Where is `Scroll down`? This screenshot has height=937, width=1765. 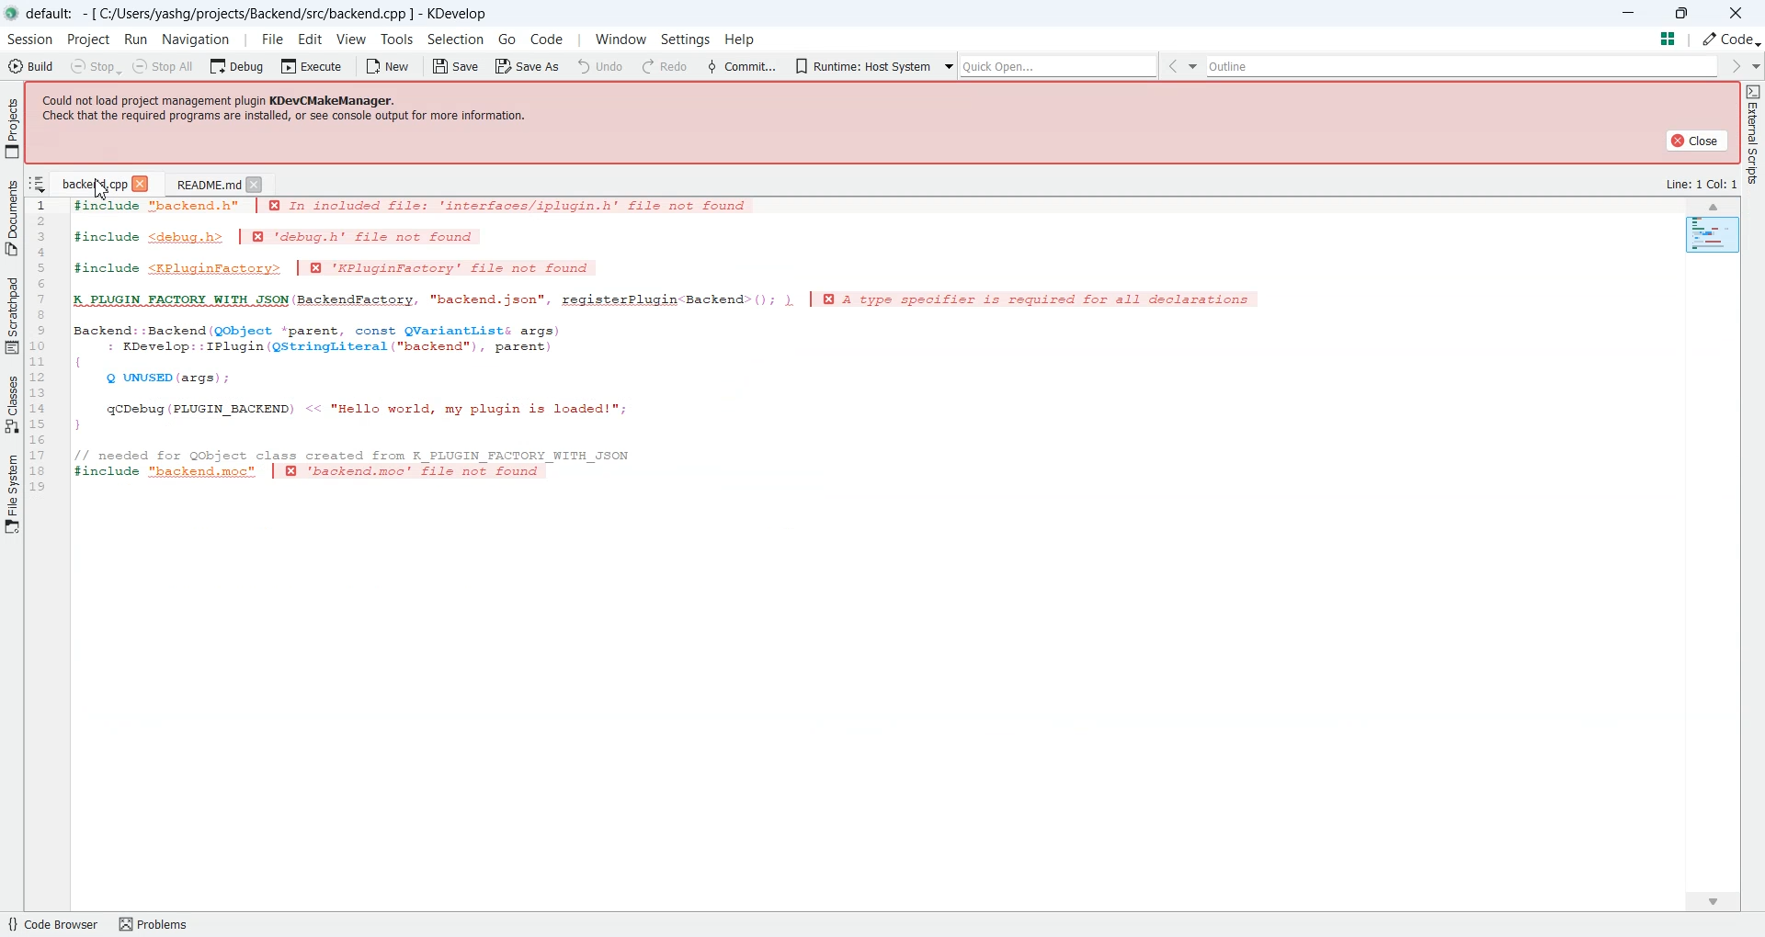
Scroll down is located at coordinates (1711, 901).